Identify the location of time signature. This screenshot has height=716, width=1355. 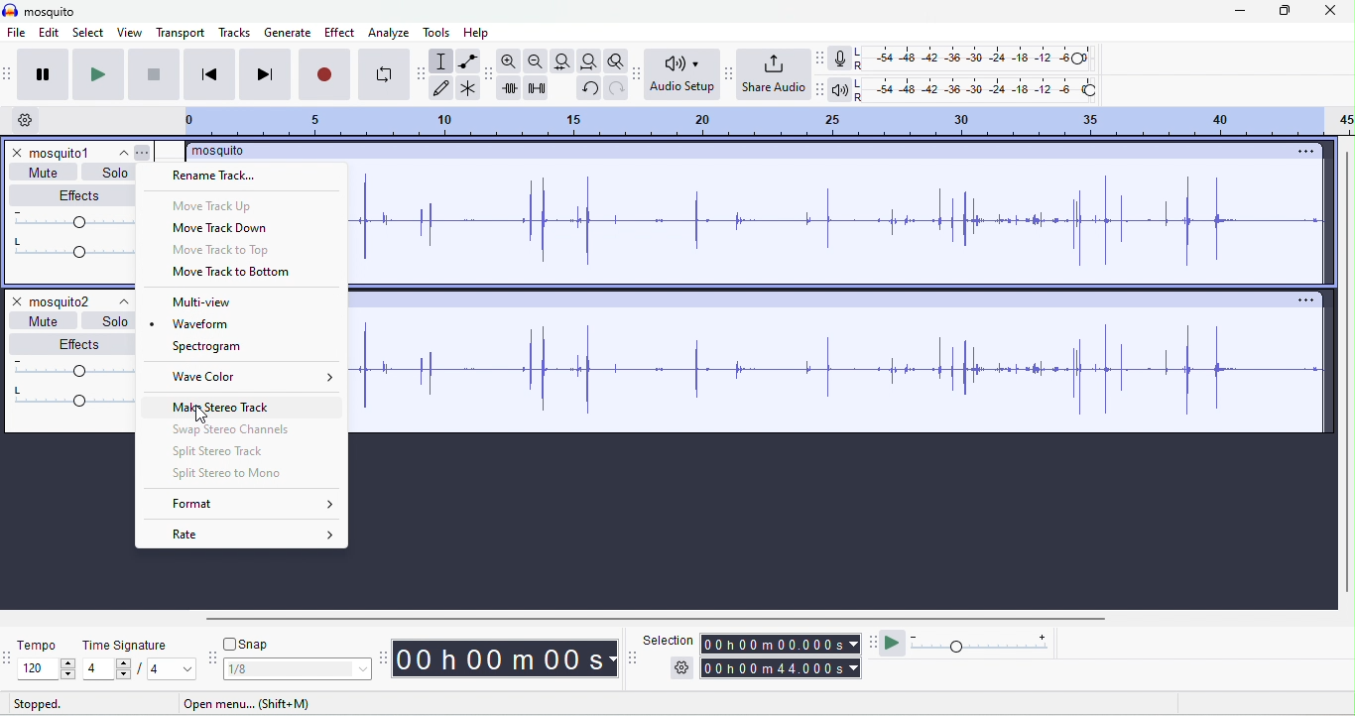
(126, 645).